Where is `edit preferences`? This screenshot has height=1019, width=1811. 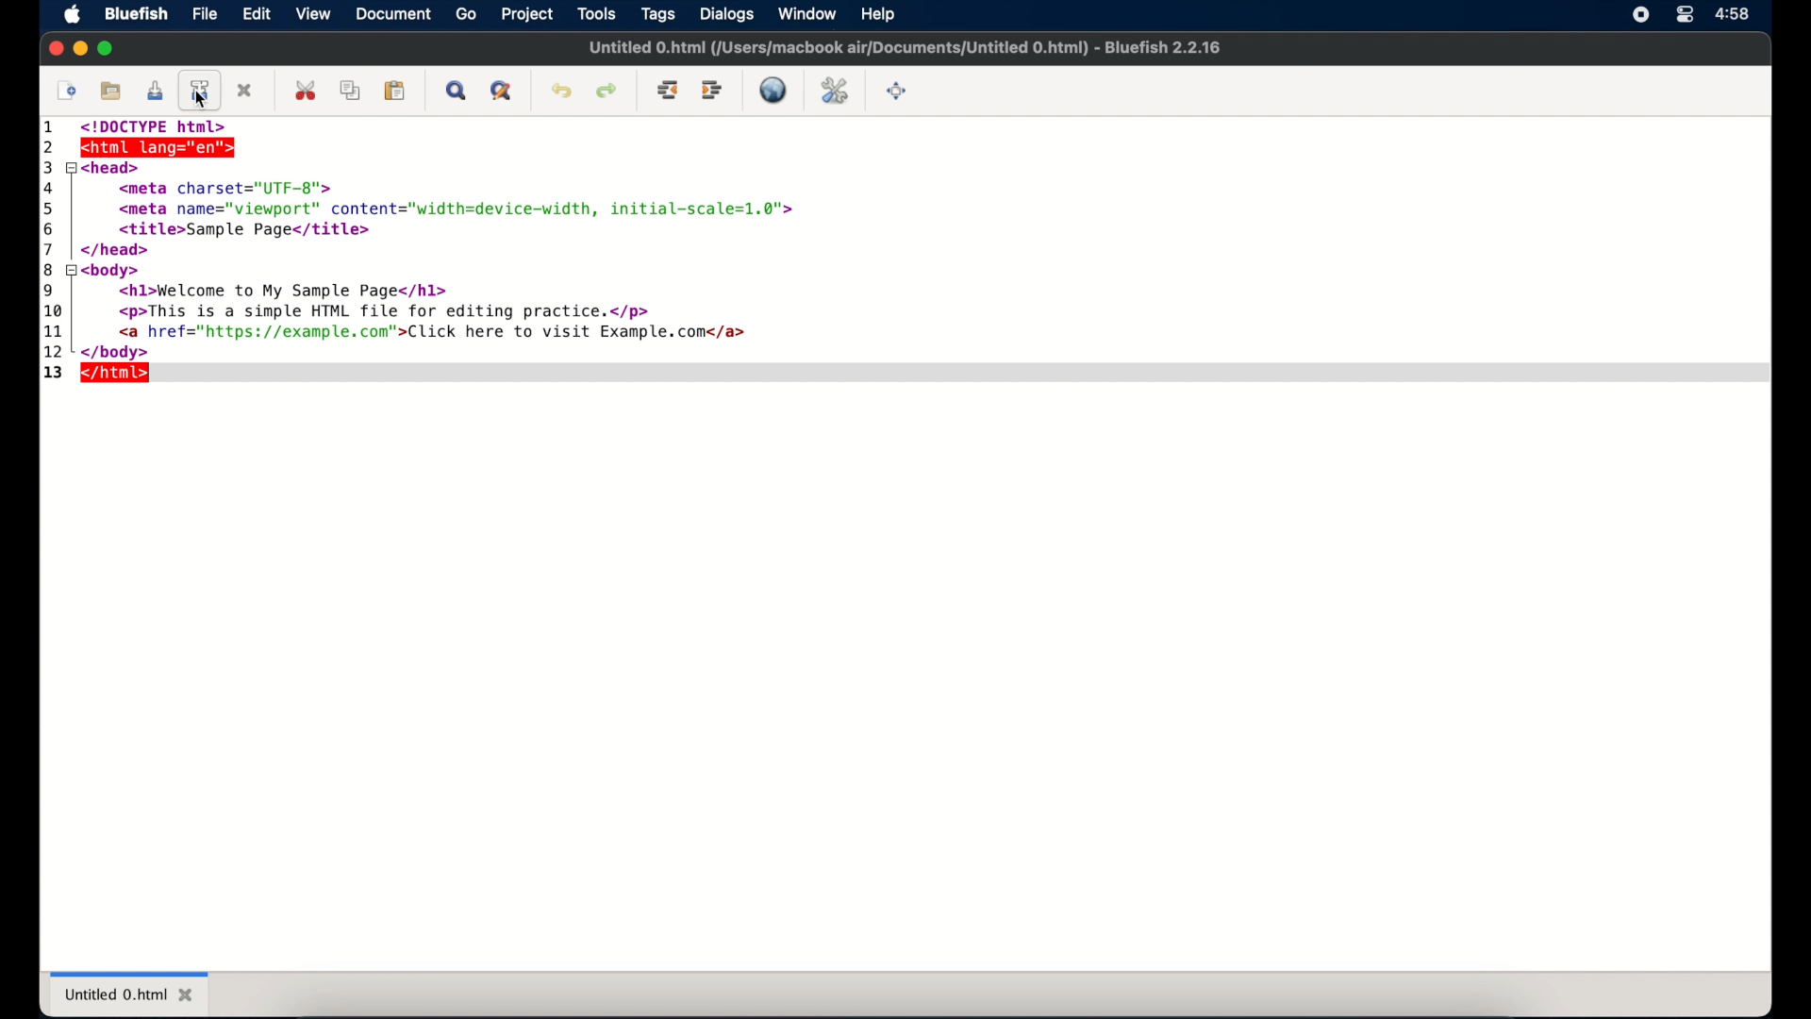 edit preferences is located at coordinates (835, 91).